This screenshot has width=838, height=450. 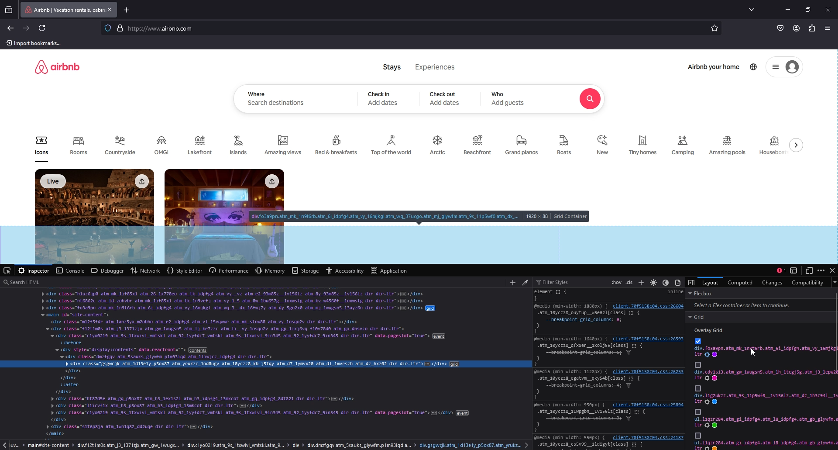 What do you see at coordinates (390, 270) in the screenshot?
I see `application` at bounding box center [390, 270].